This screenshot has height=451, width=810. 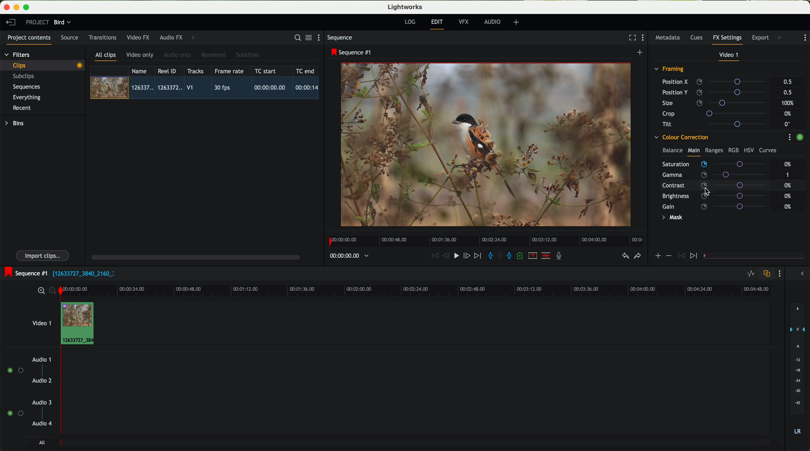 I want to click on 1, so click(x=788, y=175).